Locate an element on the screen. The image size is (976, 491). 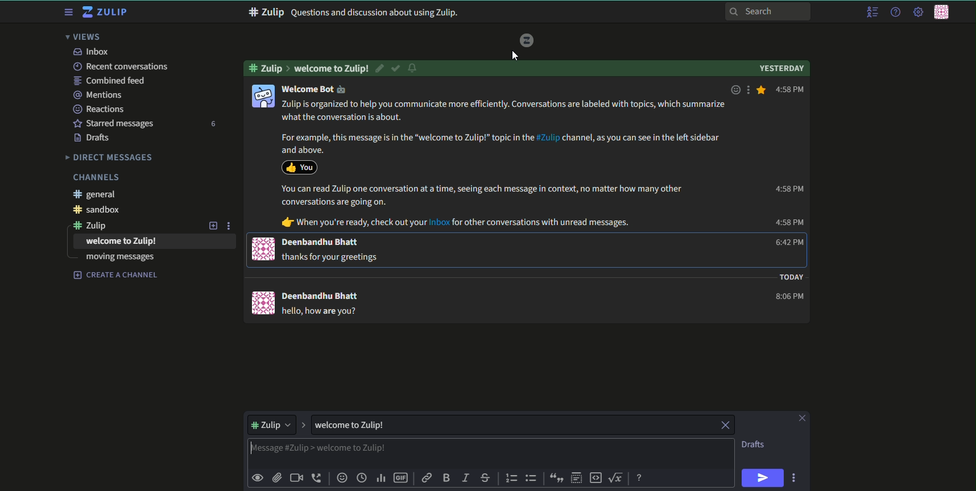
Today is located at coordinates (792, 277).